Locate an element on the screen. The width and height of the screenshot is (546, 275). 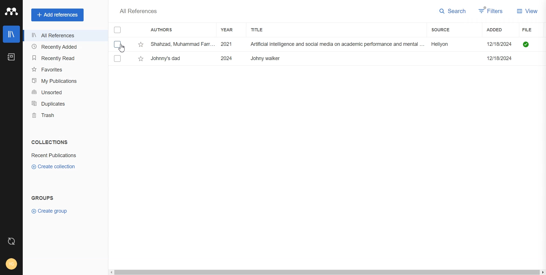
Folder is located at coordinates (55, 155).